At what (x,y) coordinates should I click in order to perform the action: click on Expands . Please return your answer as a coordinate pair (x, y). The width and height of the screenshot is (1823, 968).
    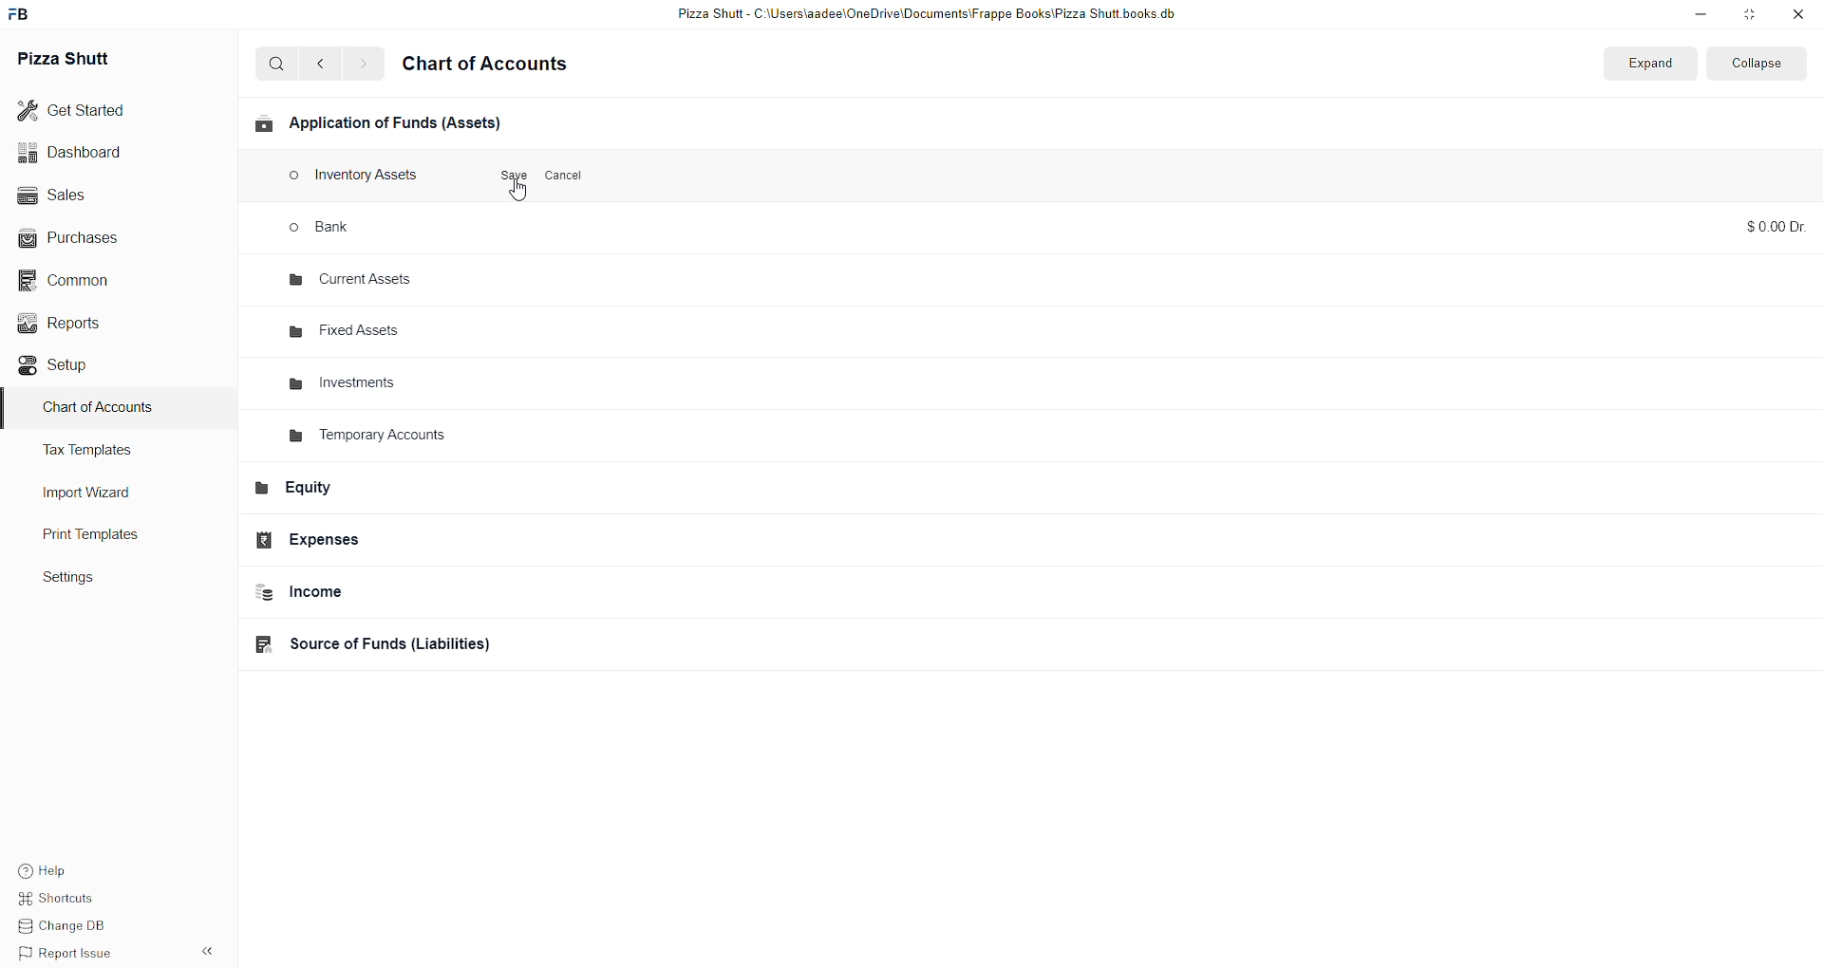
    Looking at the image, I should click on (1655, 66).